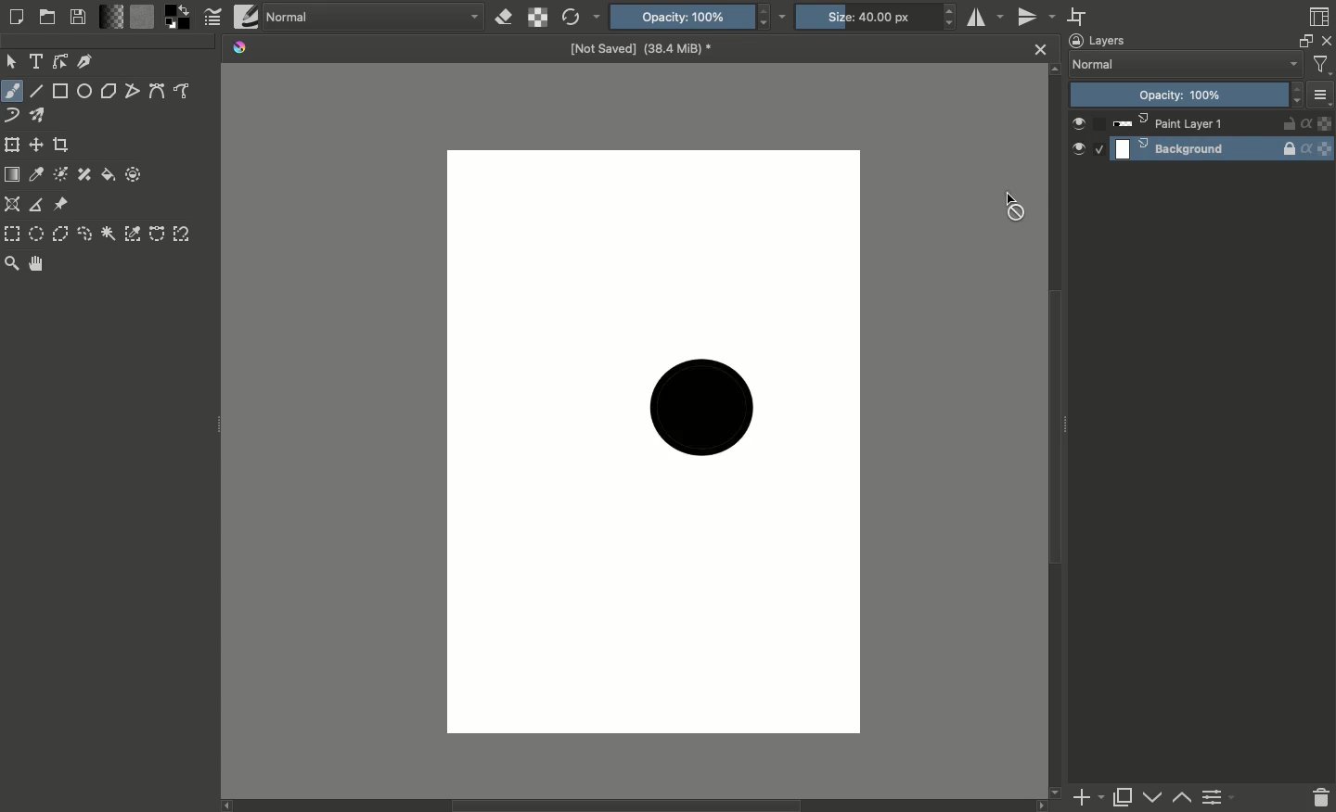 Image resolution: width=1336 pixels, height=812 pixels. What do you see at coordinates (16, 19) in the screenshot?
I see `Create` at bounding box center [16, 19].